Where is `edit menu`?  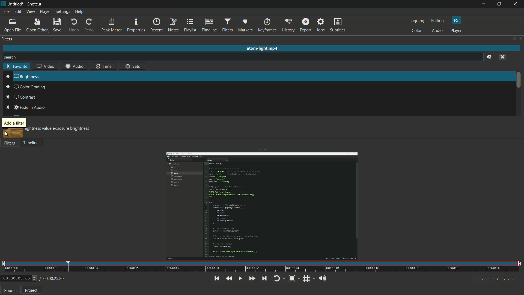 edit menu is located at coordinates (17, 12).